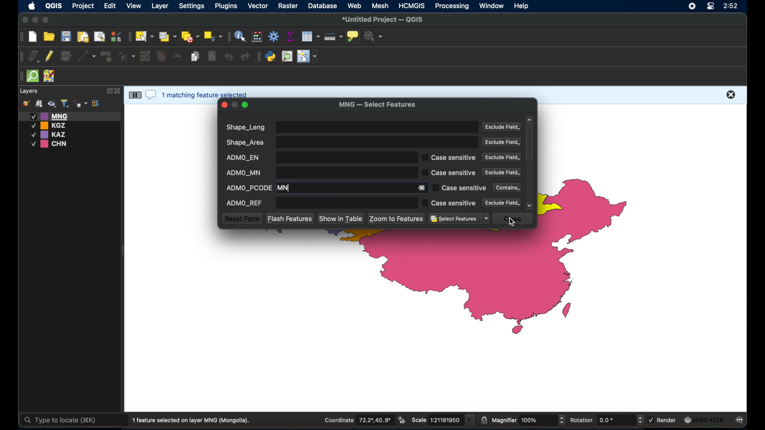  What do you see at coordinates (53, 7) in the screenshot?
I see `QGIS` at bounding box center [53, 7].